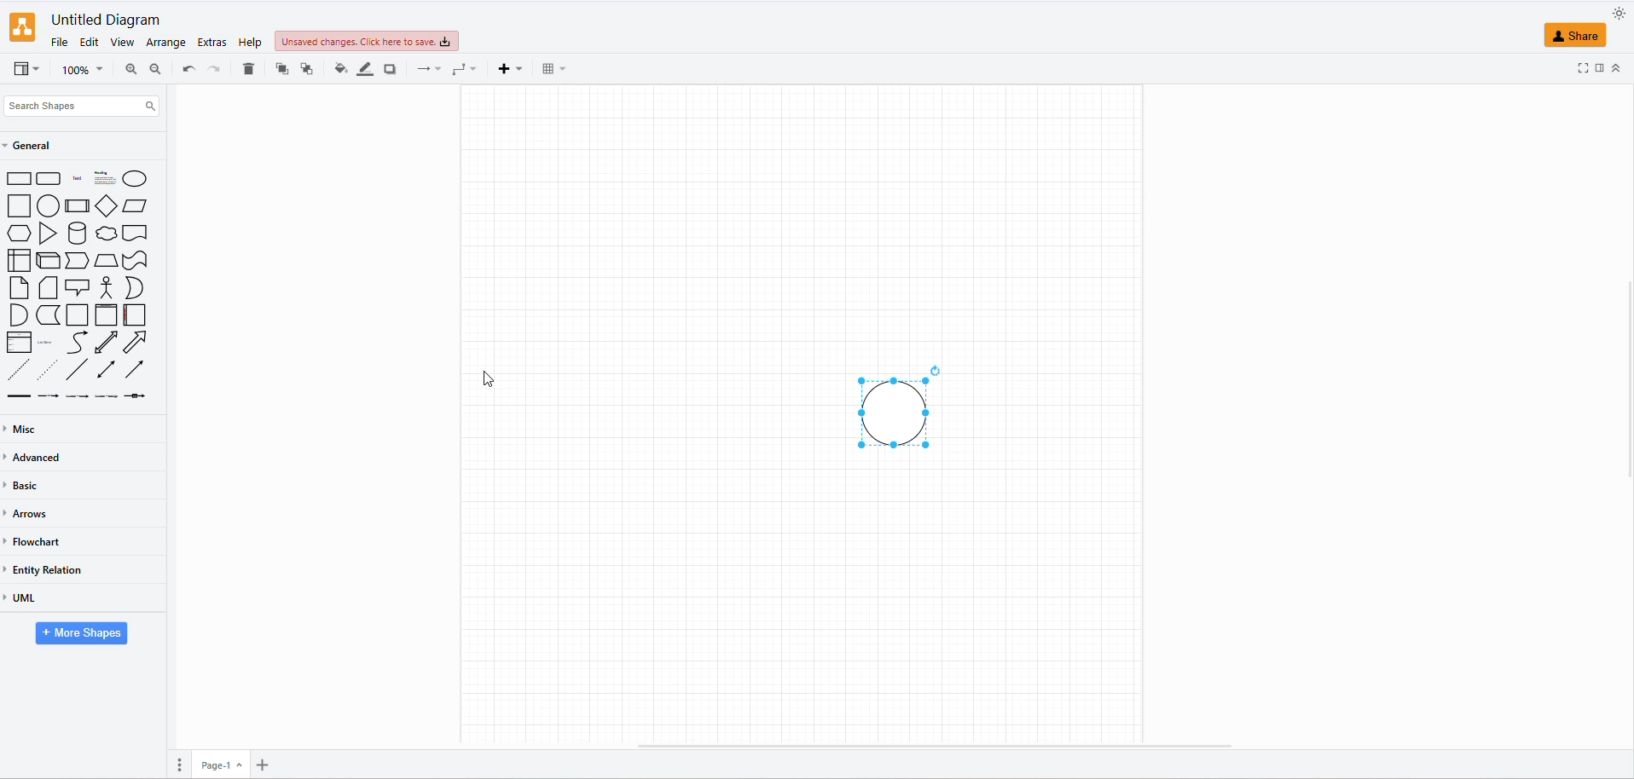  What do you see at coordinates (49, 314) in the screenshot?
I see `DATA STORAGE` at bounding box center [49, 314].